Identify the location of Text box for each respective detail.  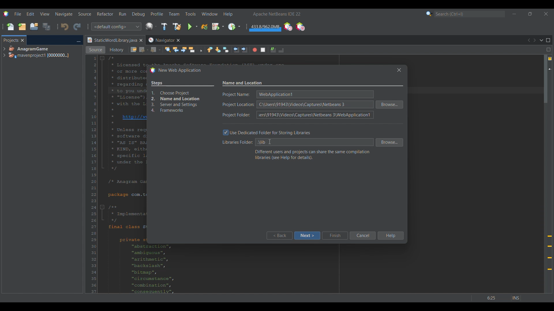
(314, 104).